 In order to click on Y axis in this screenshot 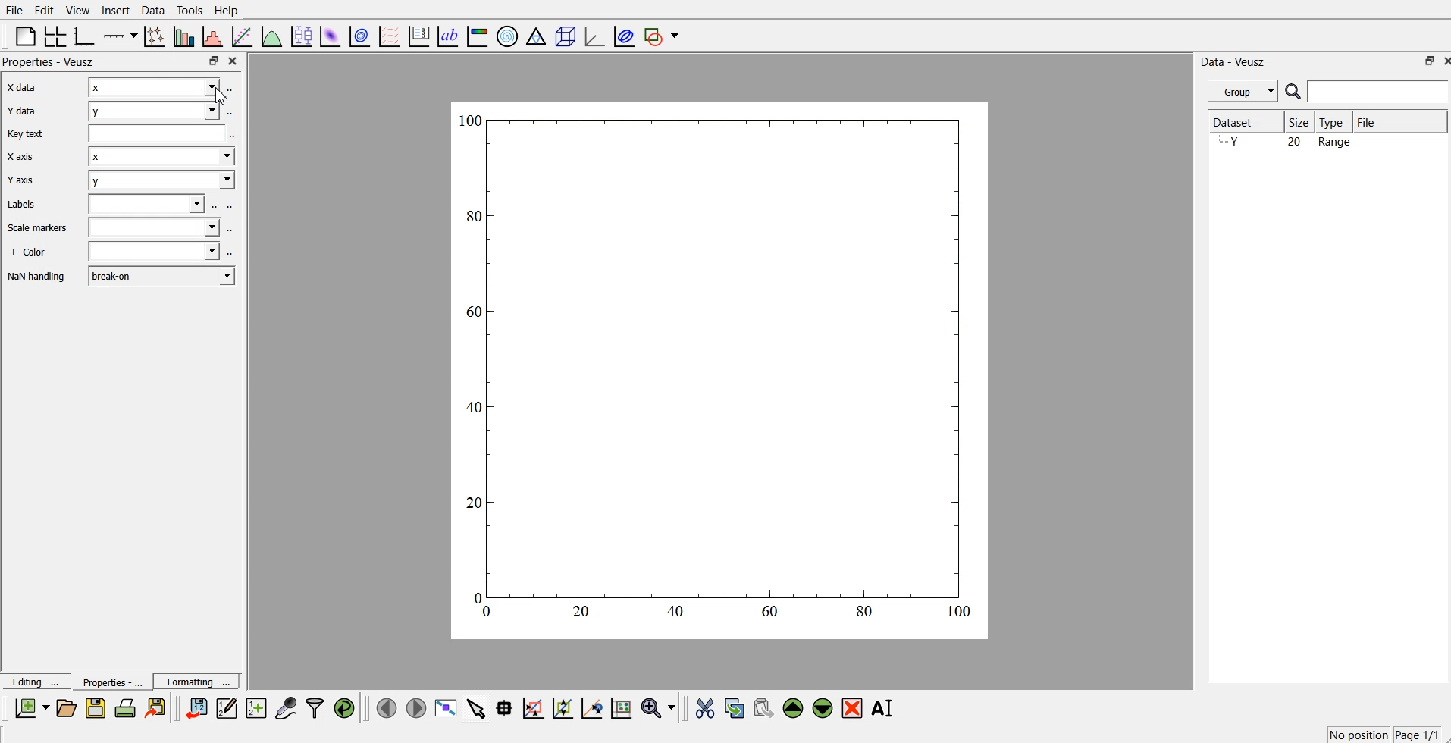, I will do `click(24, 182)`.